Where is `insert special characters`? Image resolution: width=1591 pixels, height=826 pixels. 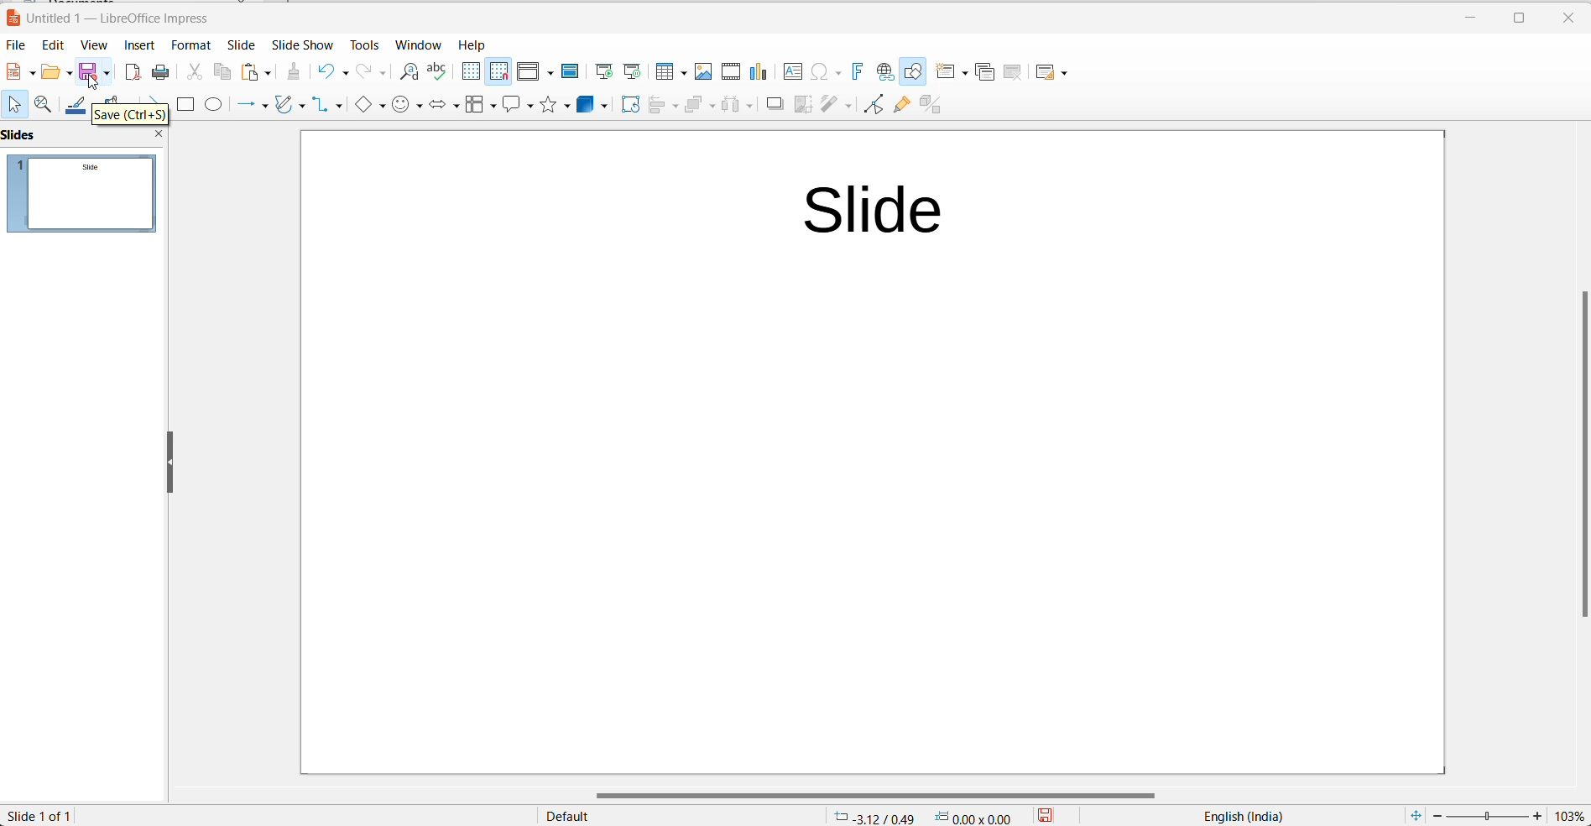
insert special characters is located at coordinates (824, 72).